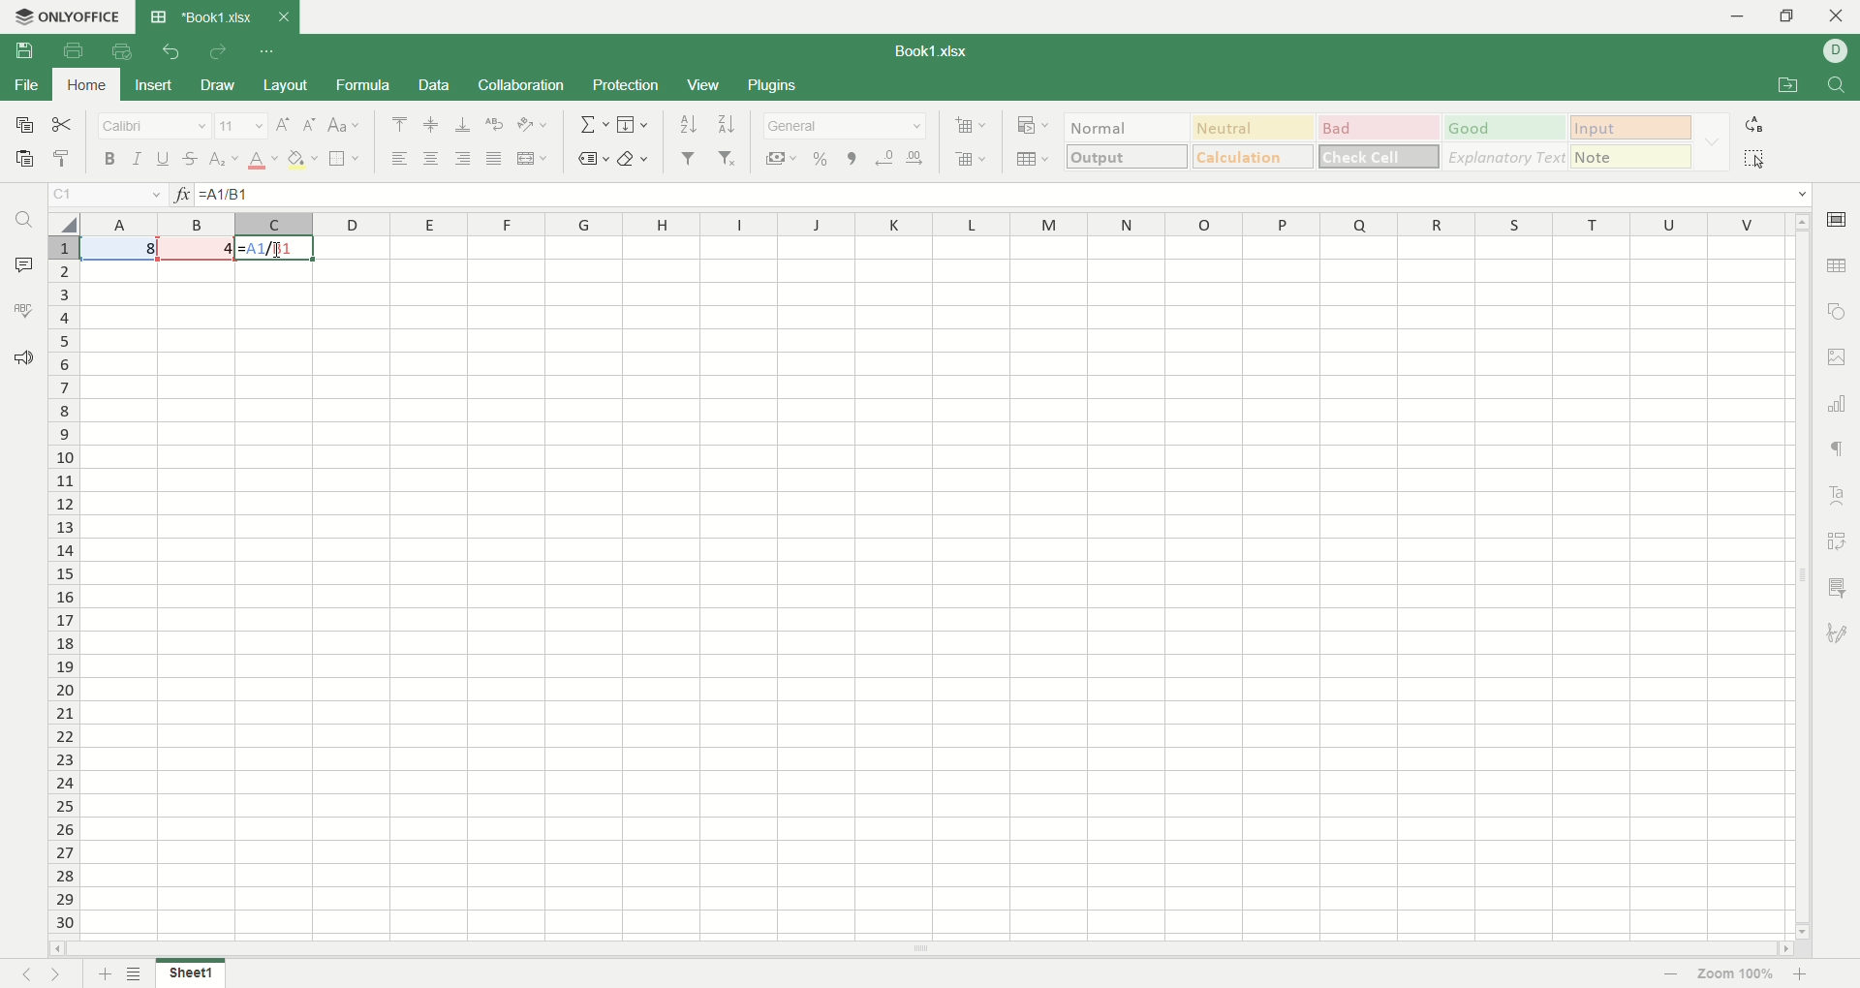 The image size is (1860, 988). I want to click on close, so click(1838, 16).